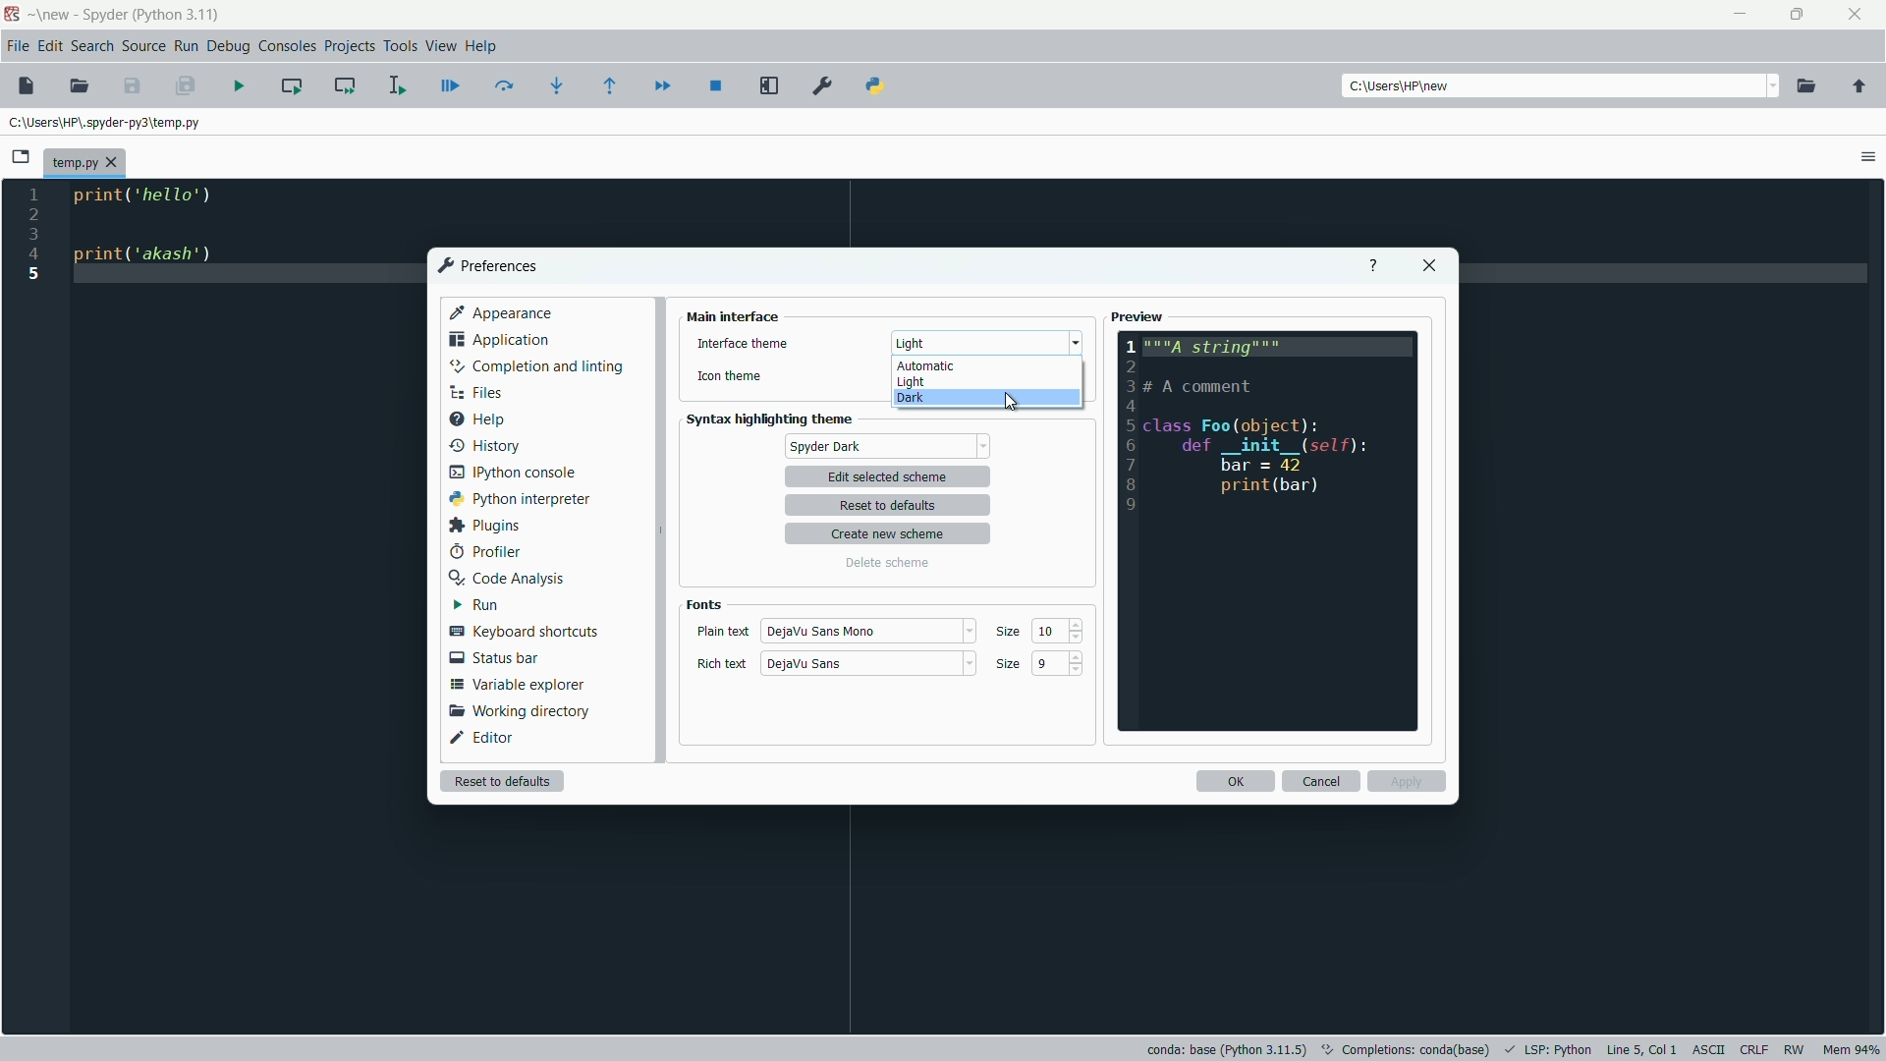 The height and width of the screenshot is (1061, 1886). What do you see at coordinates (396, 84) in the screenshot?
I see `run selection` at bounding box center [396, 84].